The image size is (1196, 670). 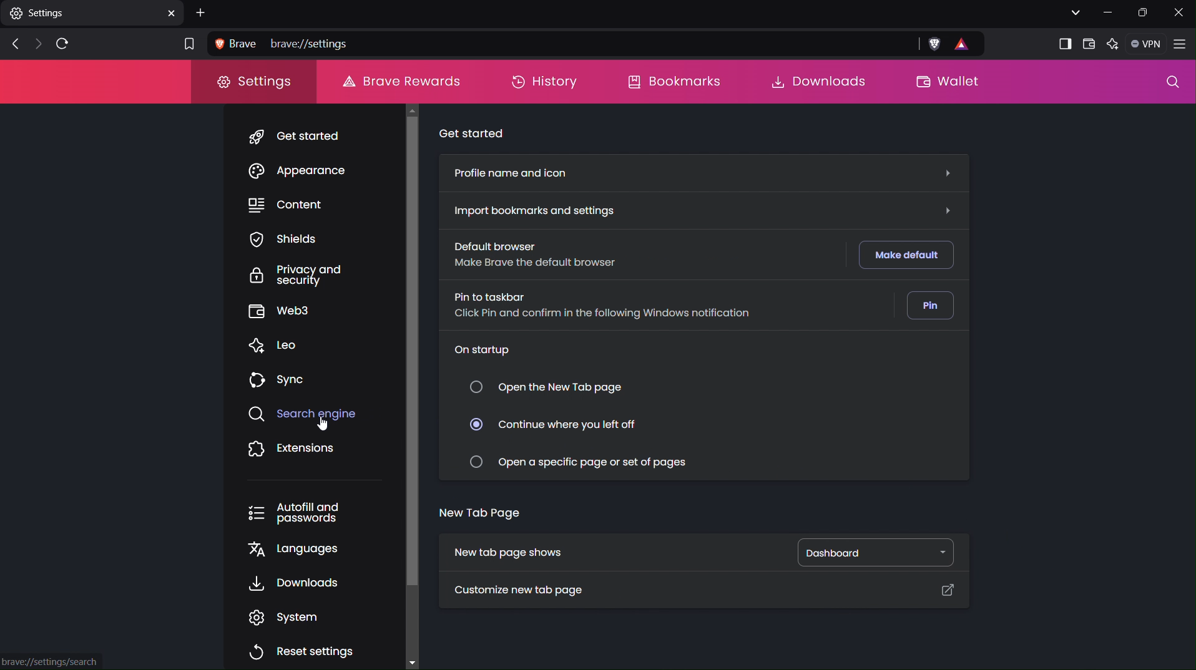 I want to click on Wallet, so click(x=956, y=83).